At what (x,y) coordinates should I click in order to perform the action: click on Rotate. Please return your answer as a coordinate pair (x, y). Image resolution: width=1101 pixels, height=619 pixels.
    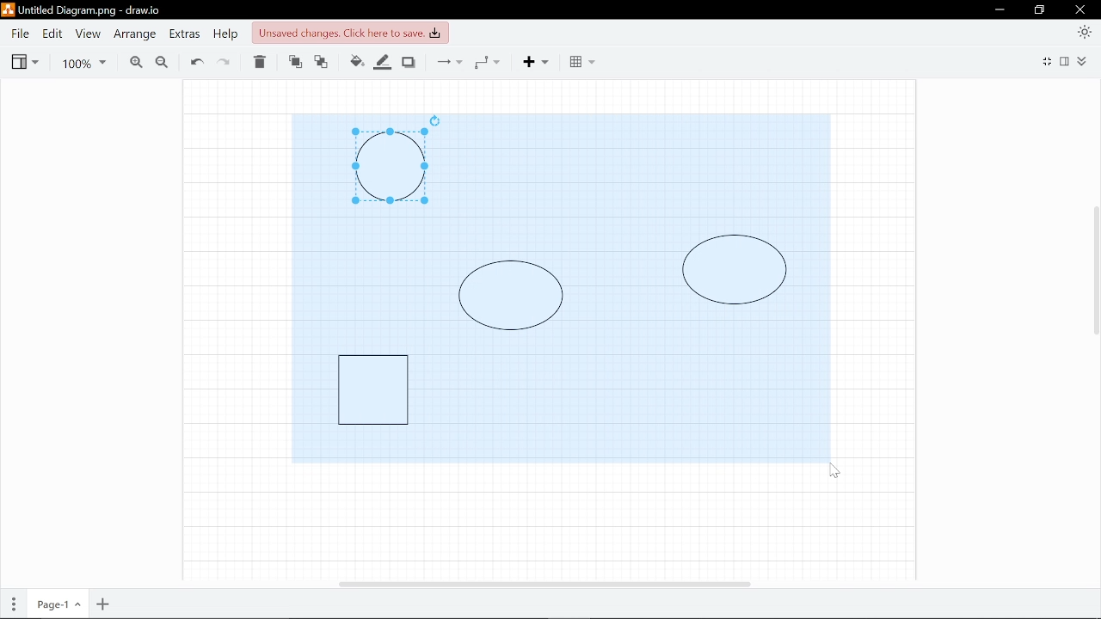
    Looking at the image, I should click on (435, 120).